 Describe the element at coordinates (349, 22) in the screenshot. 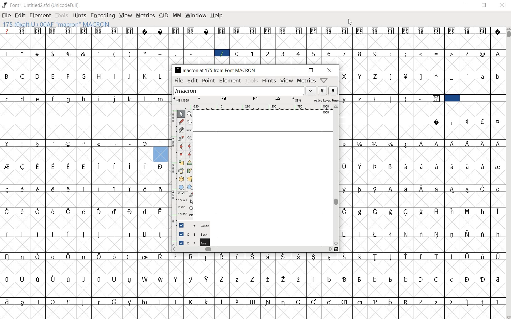

I see `Cursor` at that location.